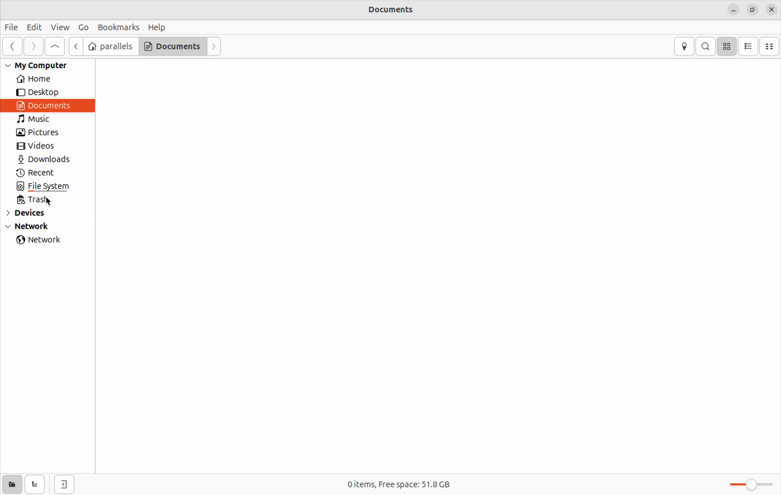 Image resolution: width=781 pixels, height=495 pixels. What do you see at coordinates (215, 47) in the screenshot?
I see `Forward` at bounding box center [215, 47].